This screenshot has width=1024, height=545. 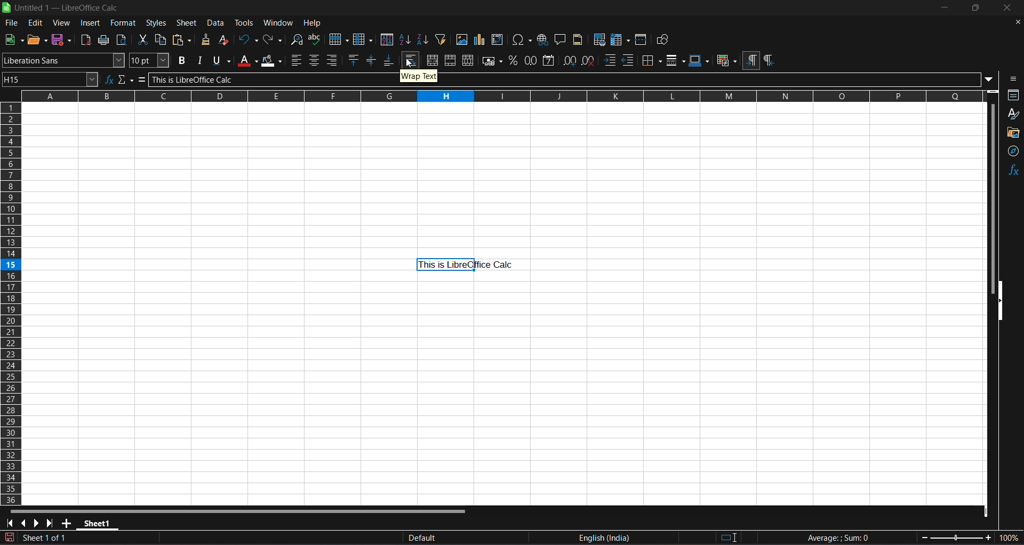 What do you see at coordinates (1014, 94) in the screenshot?
I see `properties` at bounding box center [1014, 94].